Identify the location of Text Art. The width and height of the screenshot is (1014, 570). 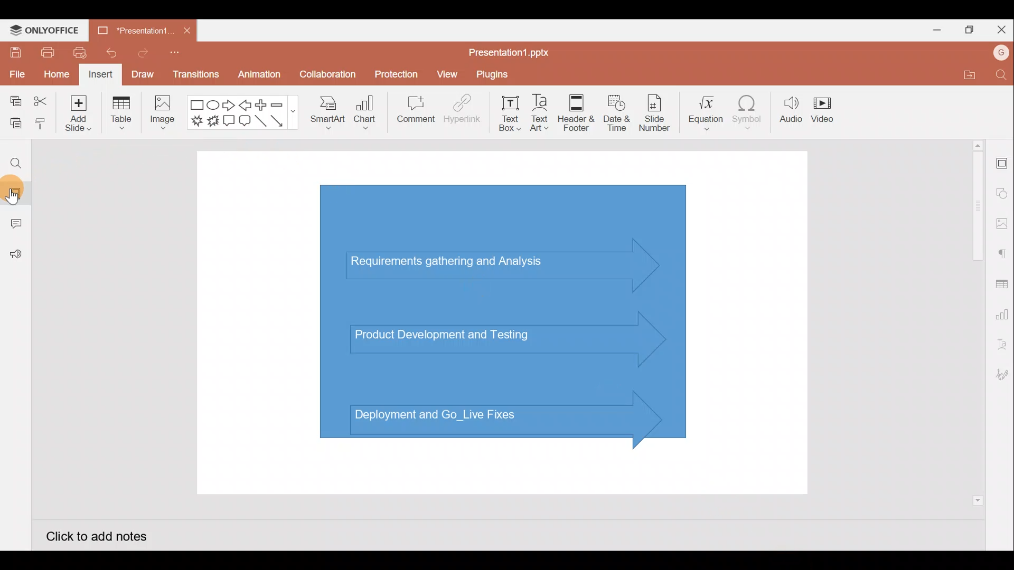
(543, 113).